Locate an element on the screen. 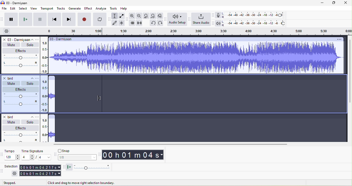 The height and width of the screenshot is (186, 352). option is located at coordinates (339, 39).